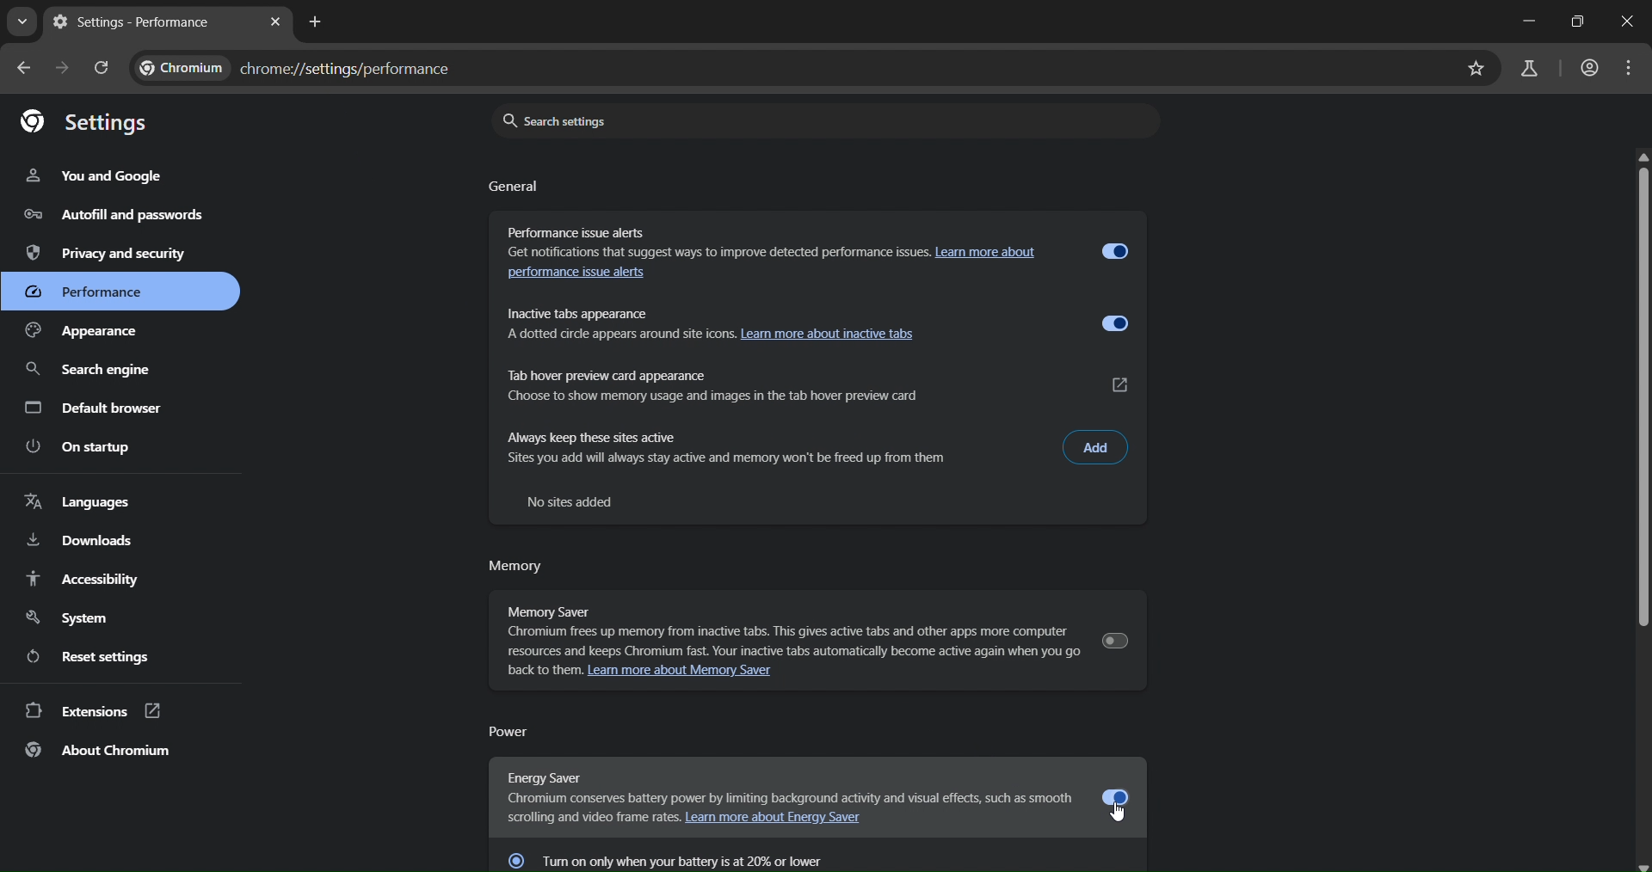 The width and height of the screenshot is (1652, 872). What do you see at coordinates (817, 120) in the screenshot?
I see `search settings` at bounding box center [817, 120].